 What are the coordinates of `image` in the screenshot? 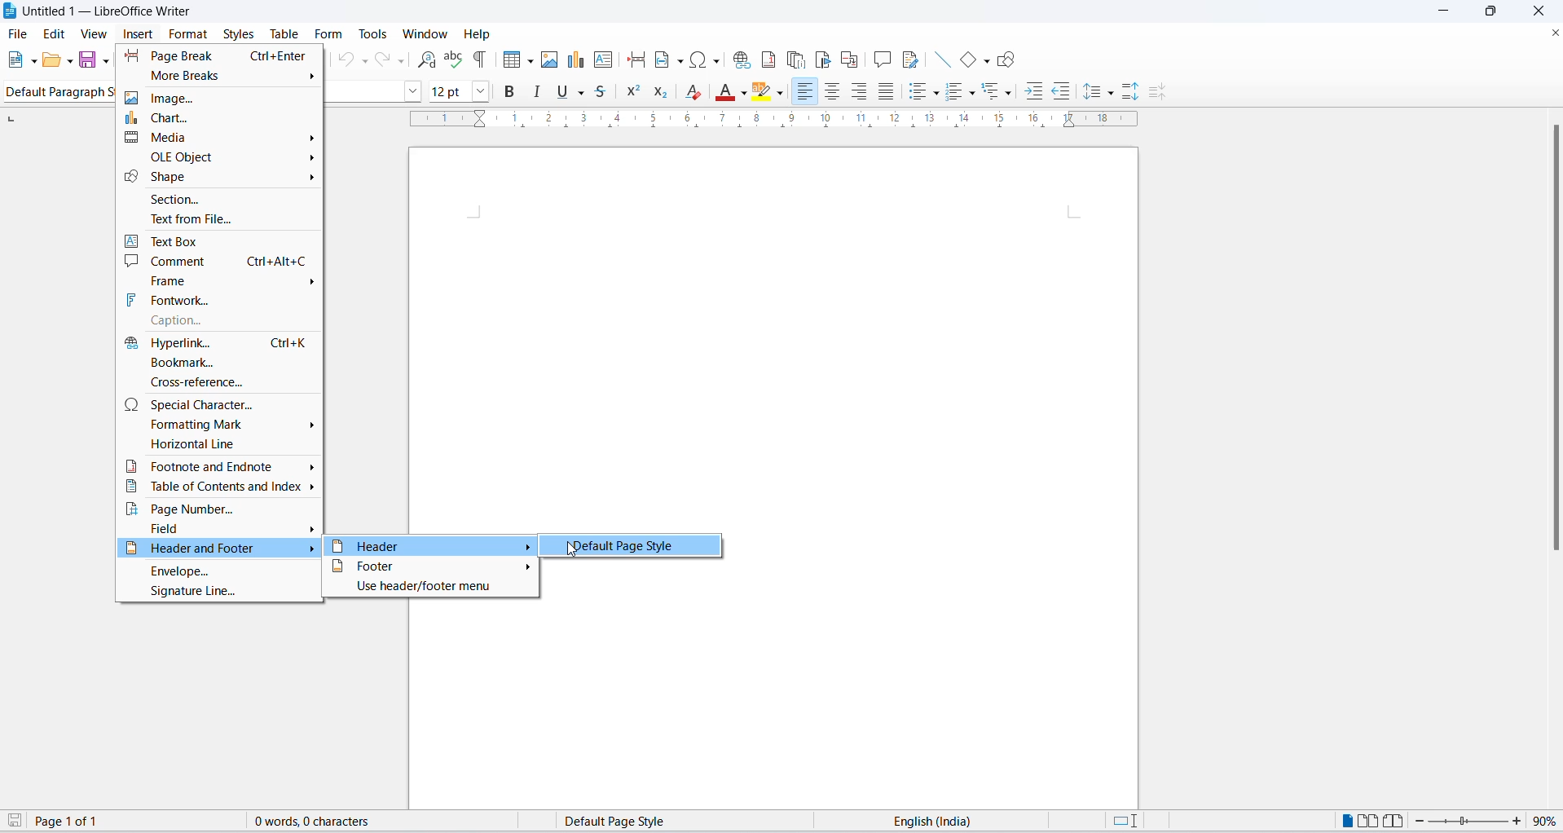 It's located at (220, 100).